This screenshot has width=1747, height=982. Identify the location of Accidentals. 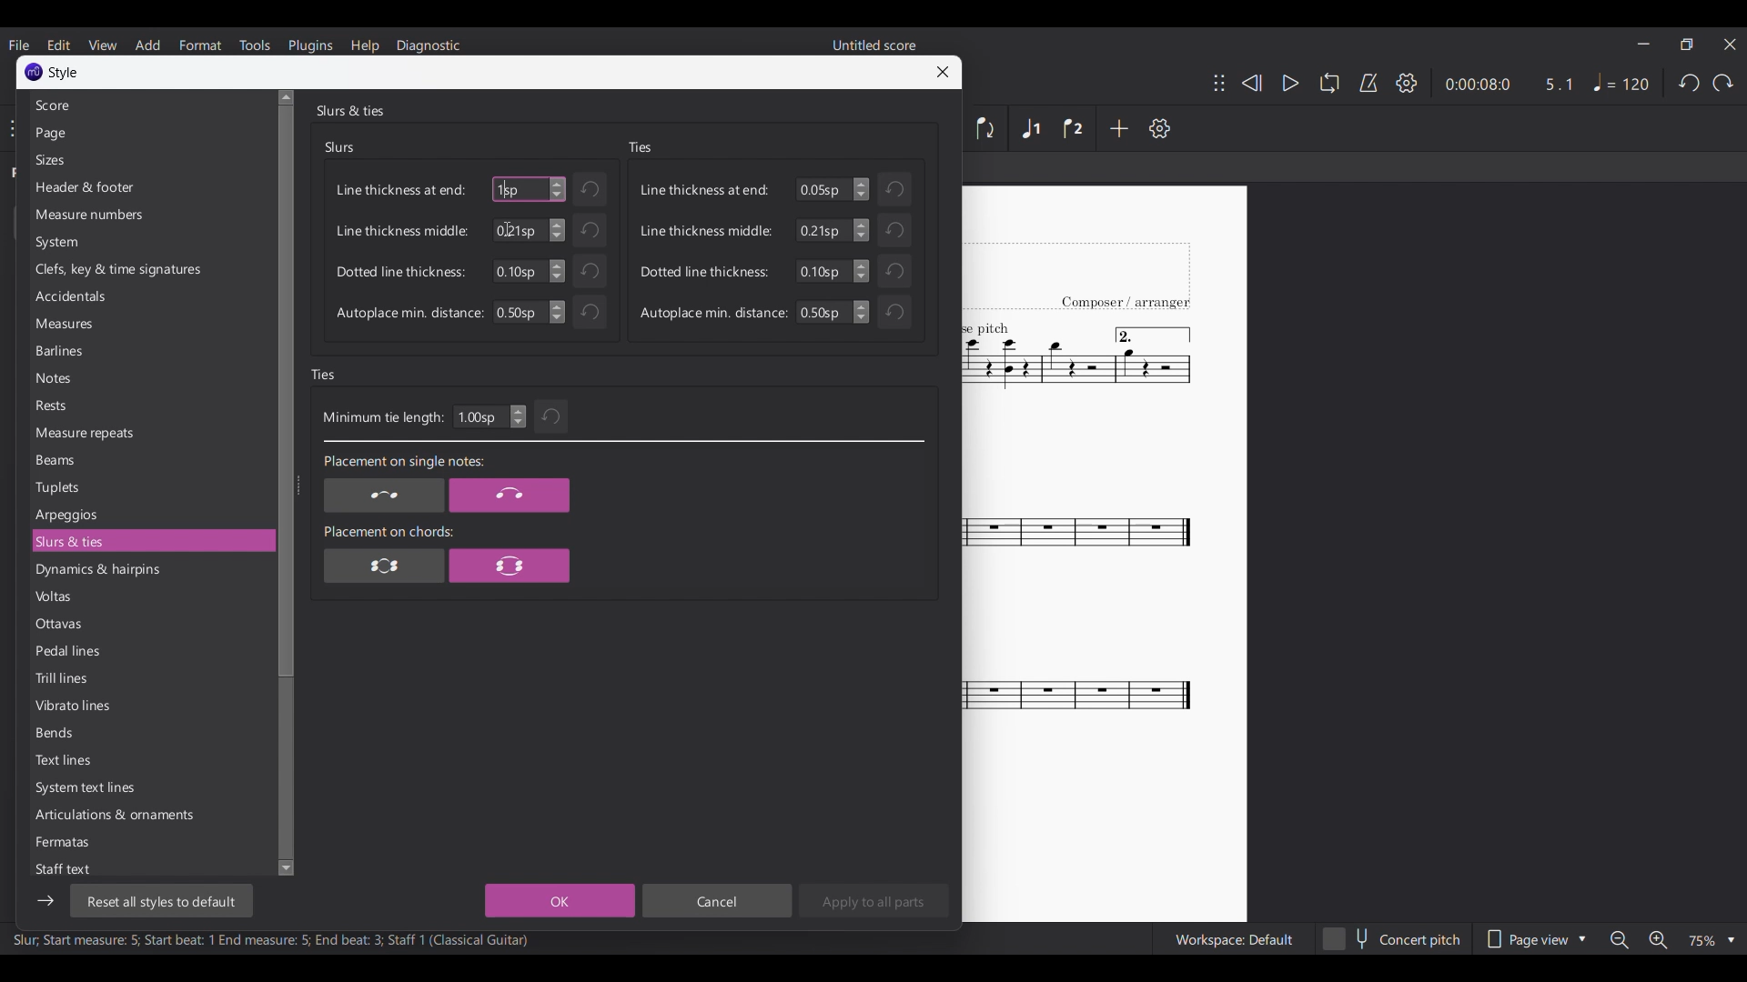
(149, 296).